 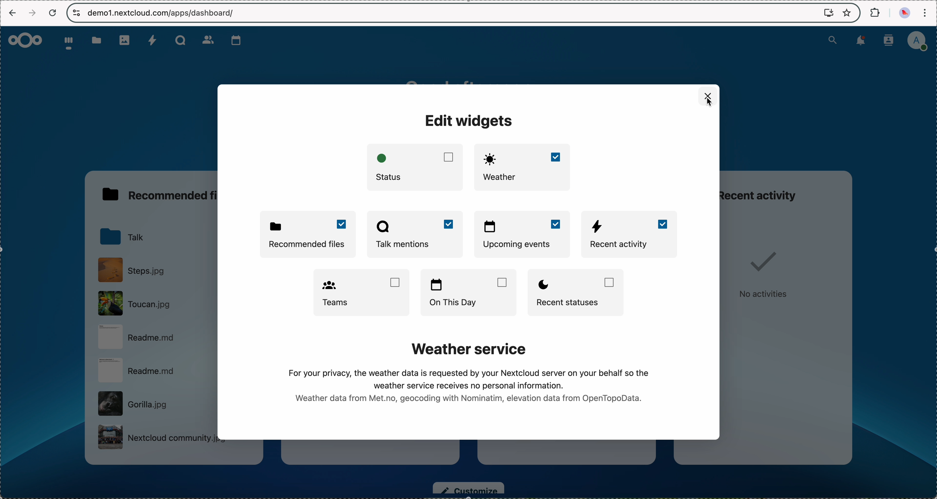 What do you see at coordinates (207, 40) in the screenshot?
I see `contacts` at bounding box center [207, 40].